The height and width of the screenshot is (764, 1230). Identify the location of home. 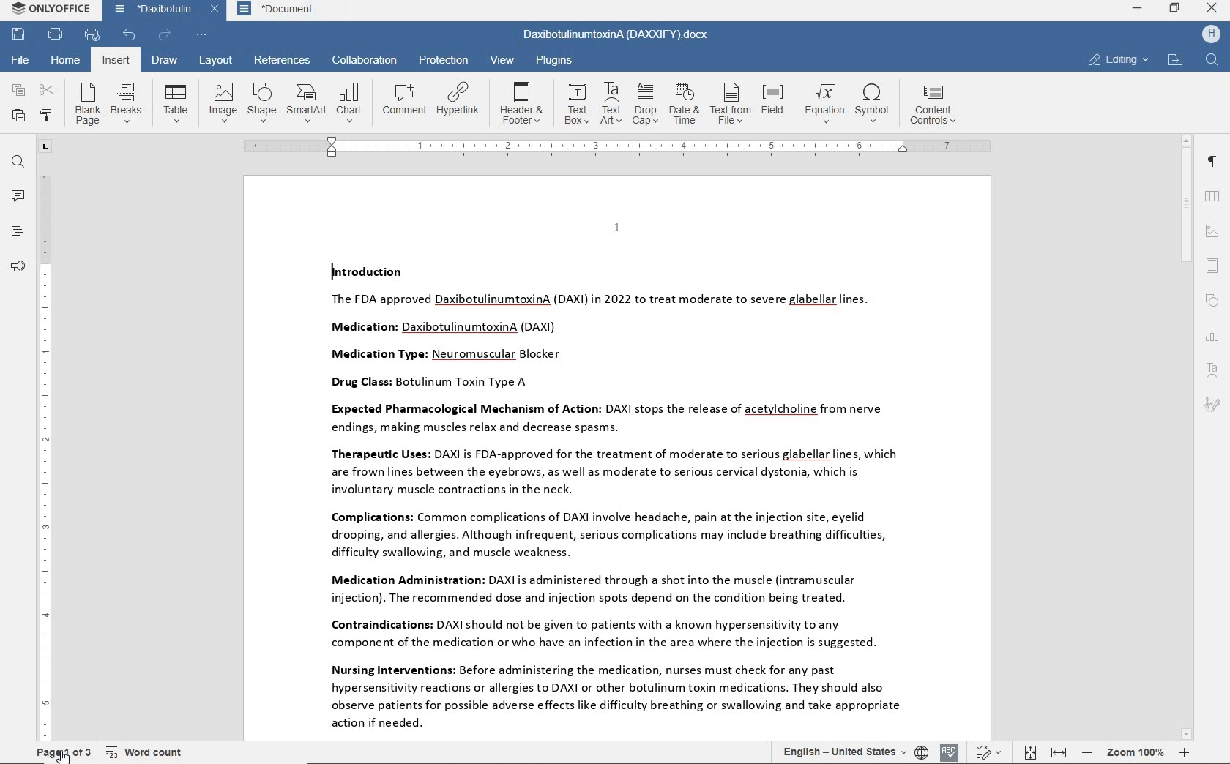
(67, 61).